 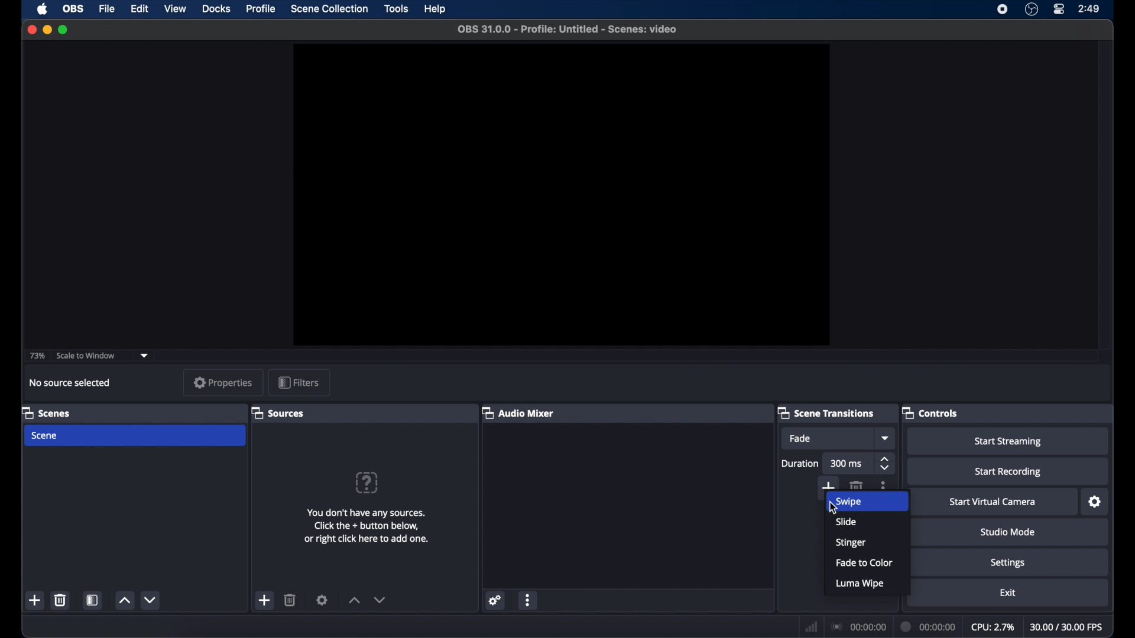 I want to click on add, so click(x=35, y=601).